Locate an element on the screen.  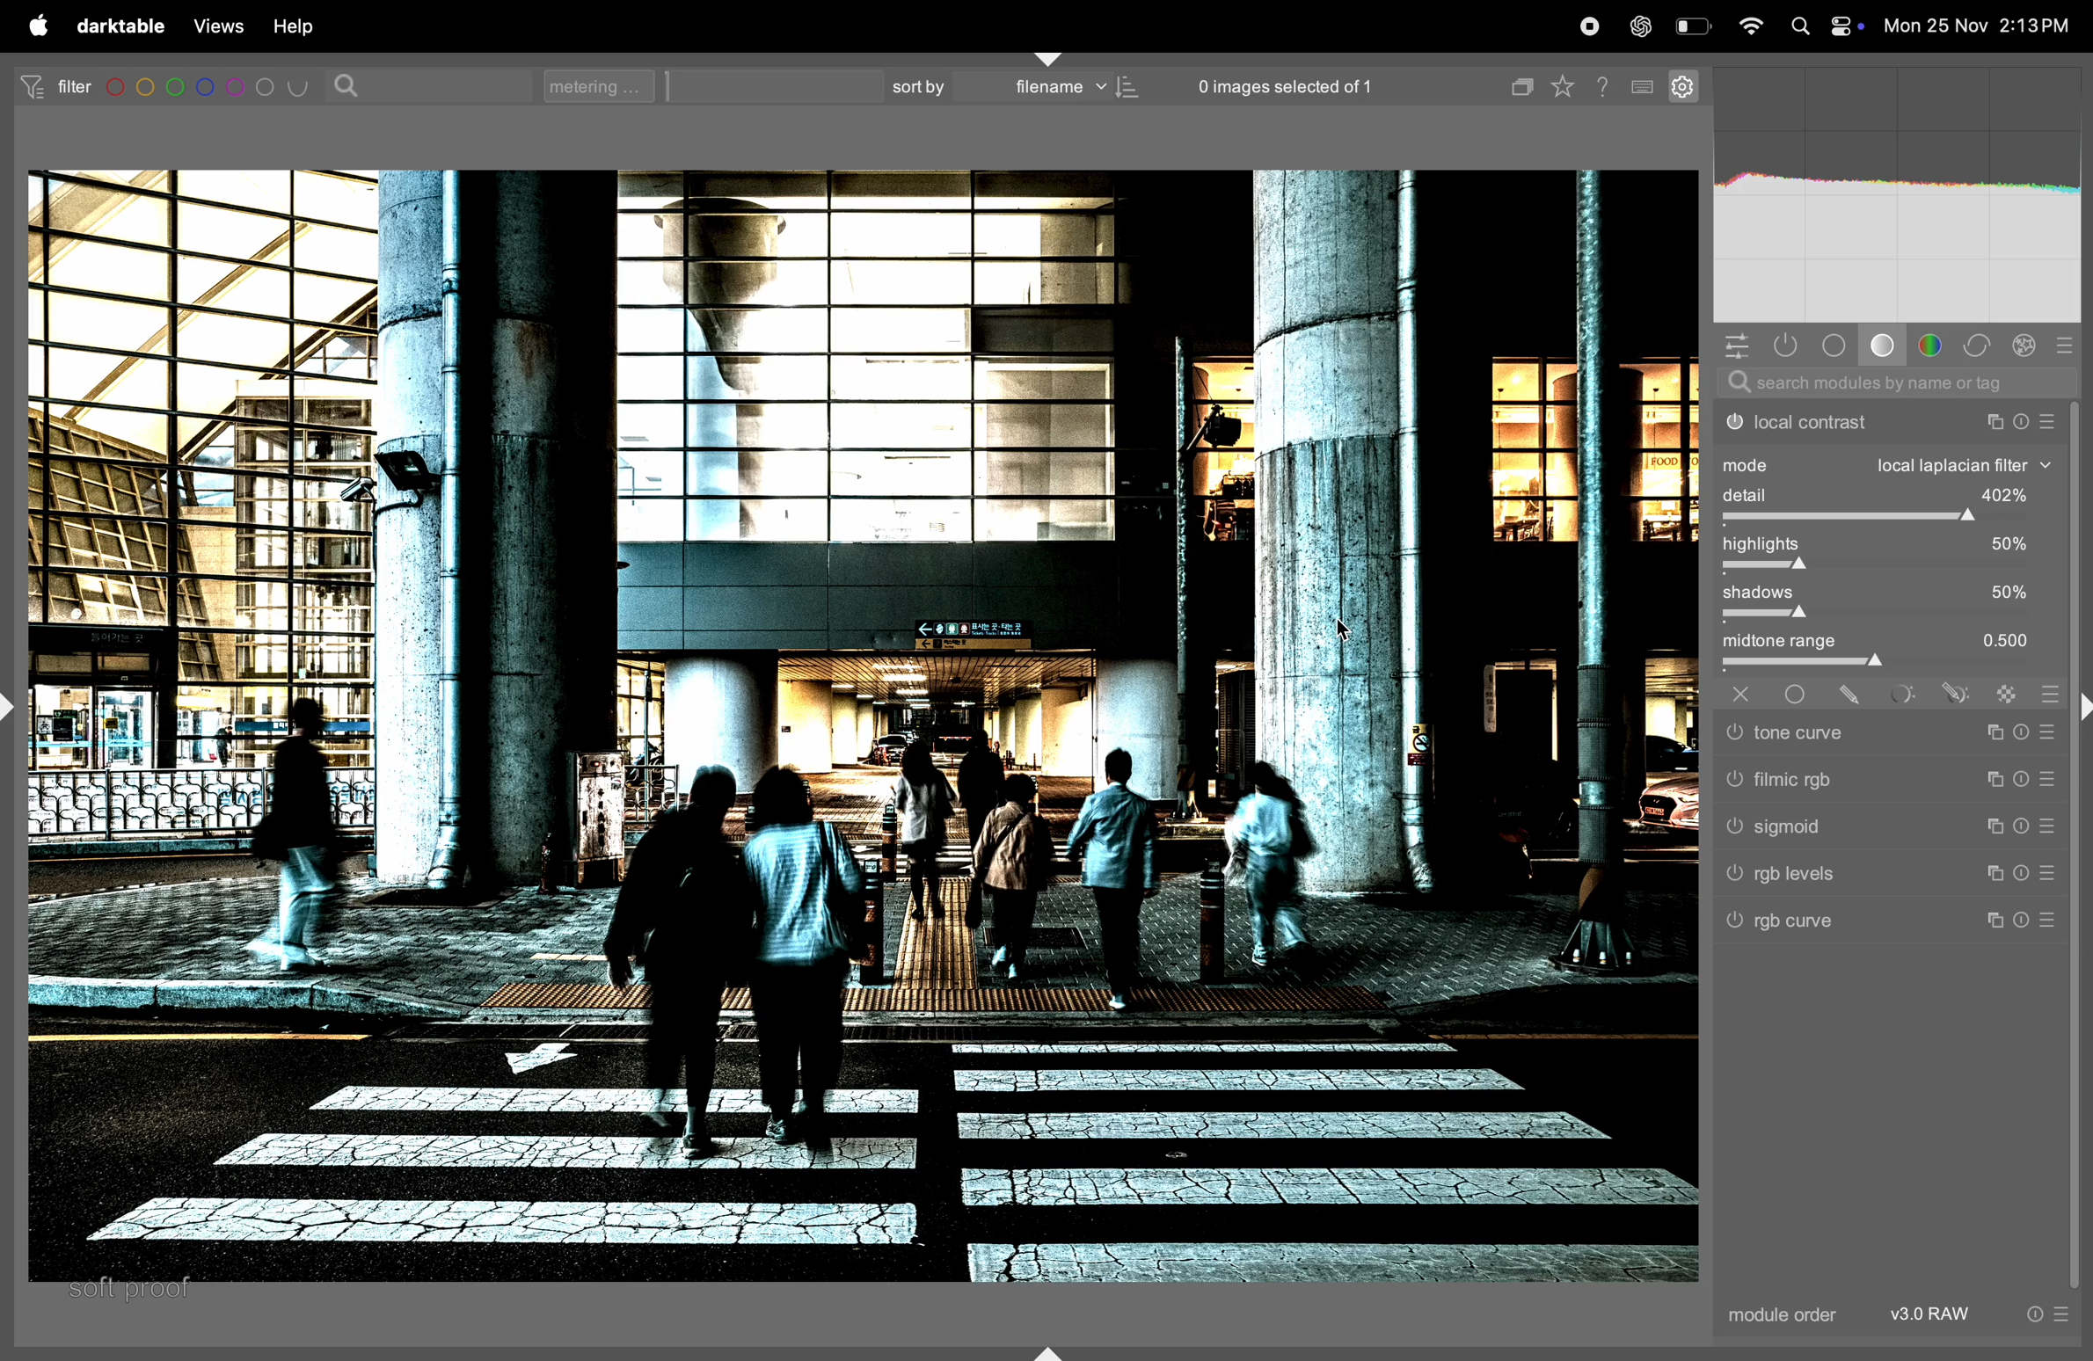
reset is located at coordinates (2024, 921).